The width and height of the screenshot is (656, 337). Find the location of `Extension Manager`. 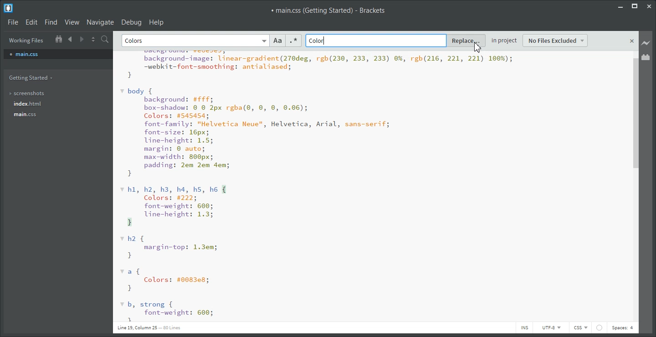

Extension Manager is located at coordinates (646, 57).